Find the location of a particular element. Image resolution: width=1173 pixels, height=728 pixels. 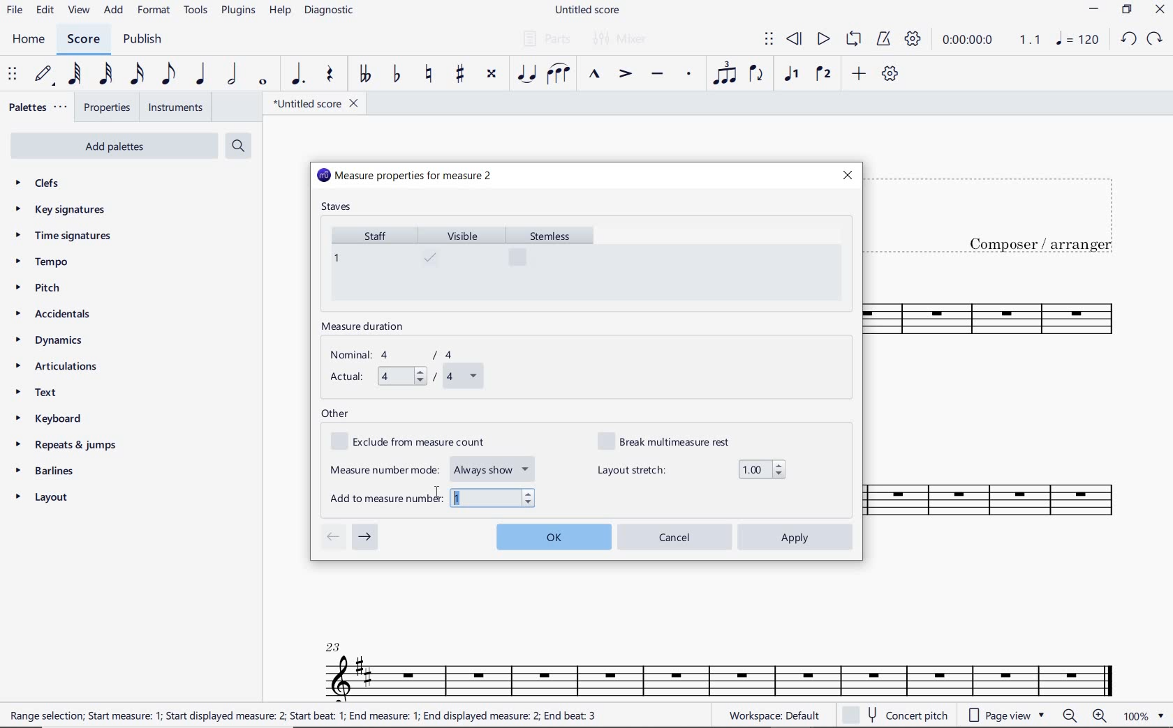

ARTICULATIONS is located at coordinates (57, 367).